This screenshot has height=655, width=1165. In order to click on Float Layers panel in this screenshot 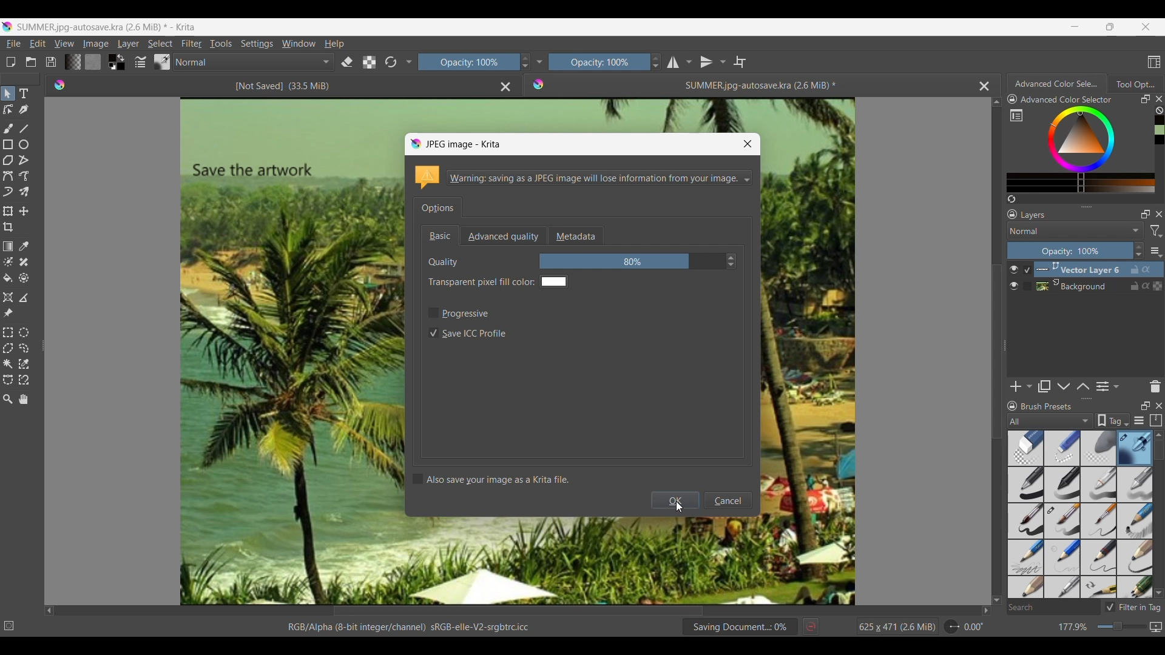, I will do `click(1146, 214)`.